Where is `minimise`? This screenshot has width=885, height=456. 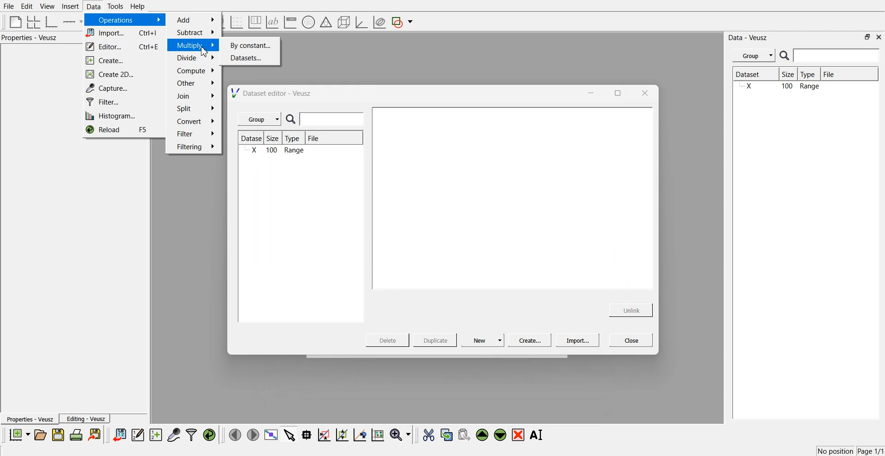
minimise is located at coordinates (589, 92).